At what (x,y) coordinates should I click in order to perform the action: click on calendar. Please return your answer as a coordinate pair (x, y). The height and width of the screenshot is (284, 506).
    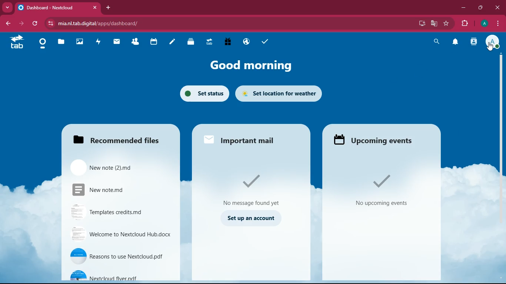
    Looking at the image, I should click on (155, 42).